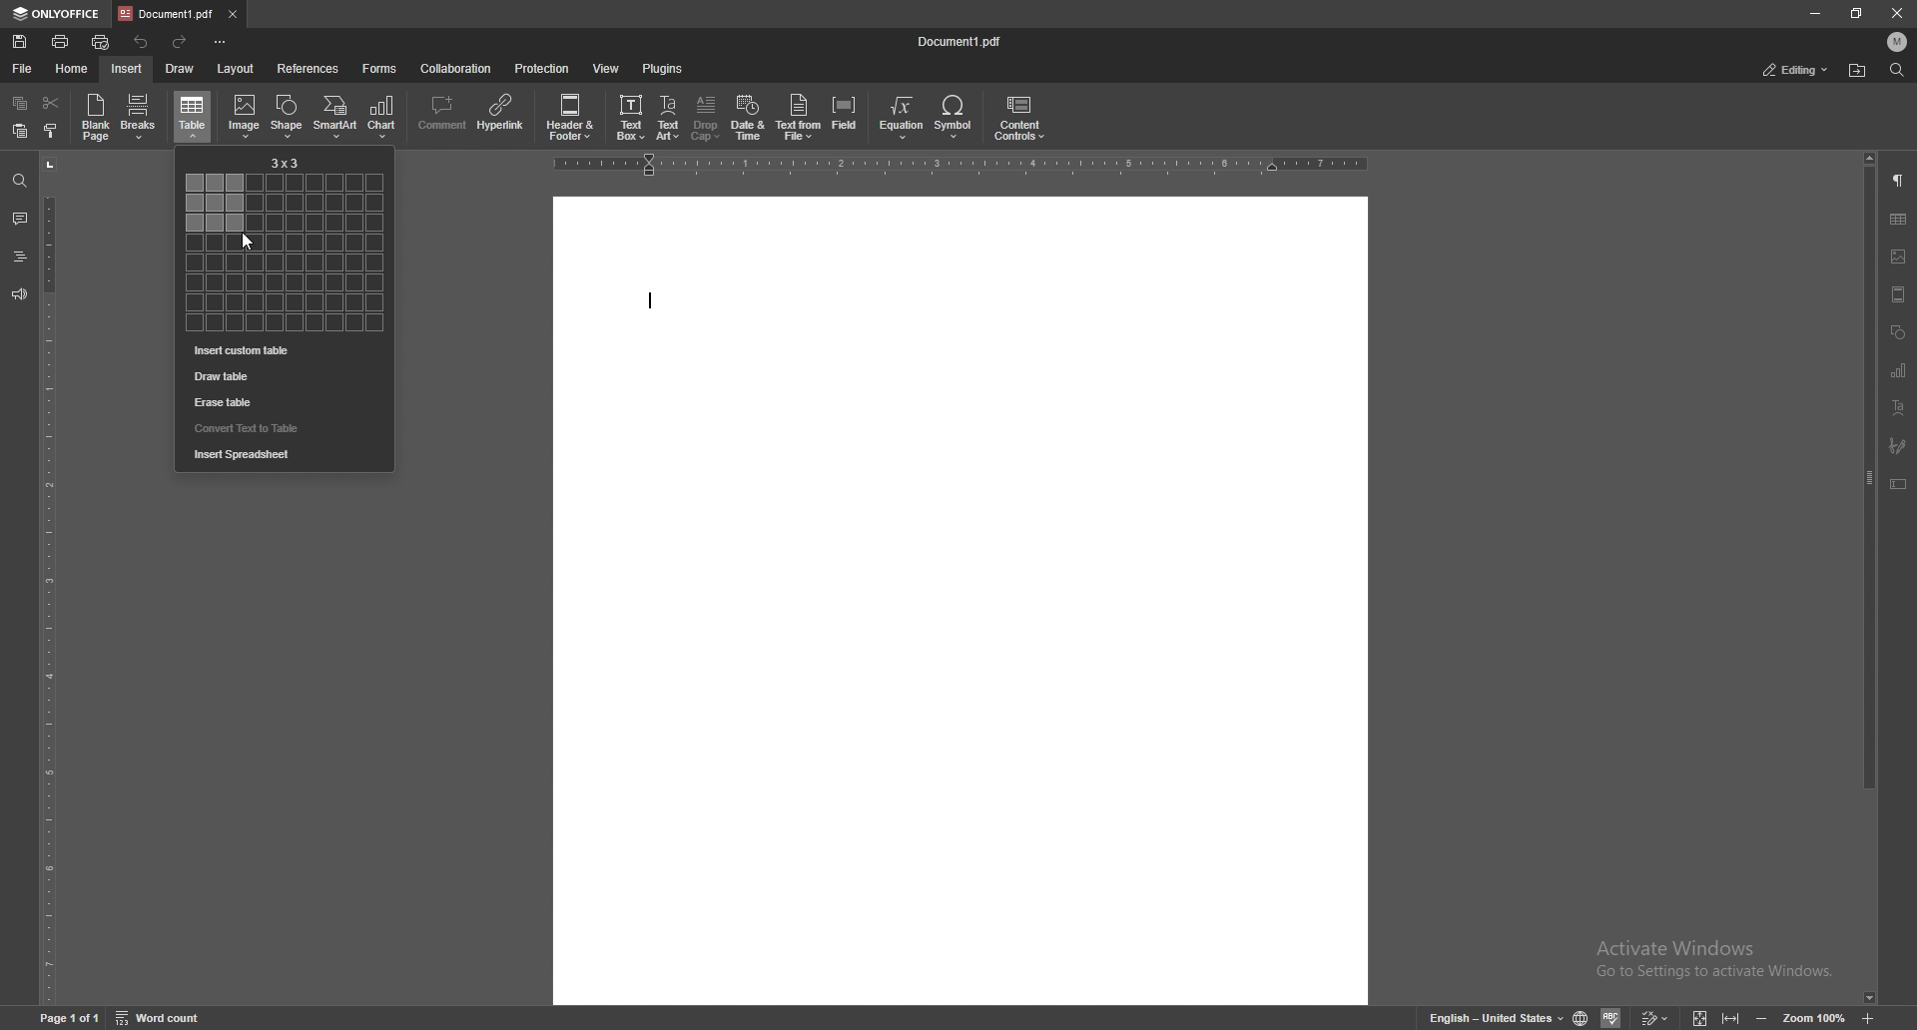  What do you see at coordinates (1900, 445) in the screenshot?
I see `signature field` at bounding box center [1900, 445].